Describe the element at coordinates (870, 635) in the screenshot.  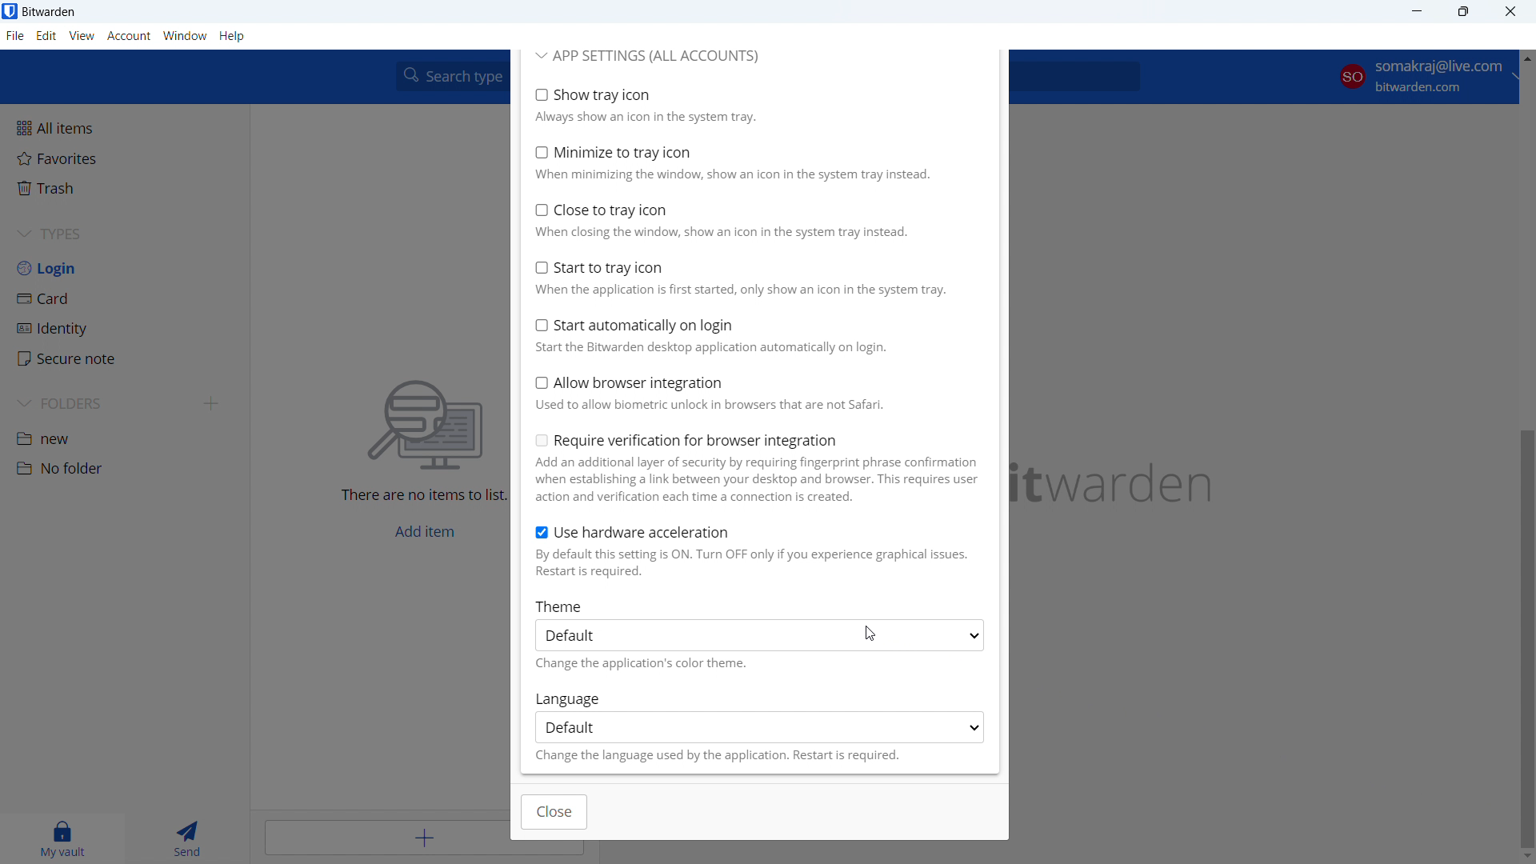
I see `cursor` at that location.